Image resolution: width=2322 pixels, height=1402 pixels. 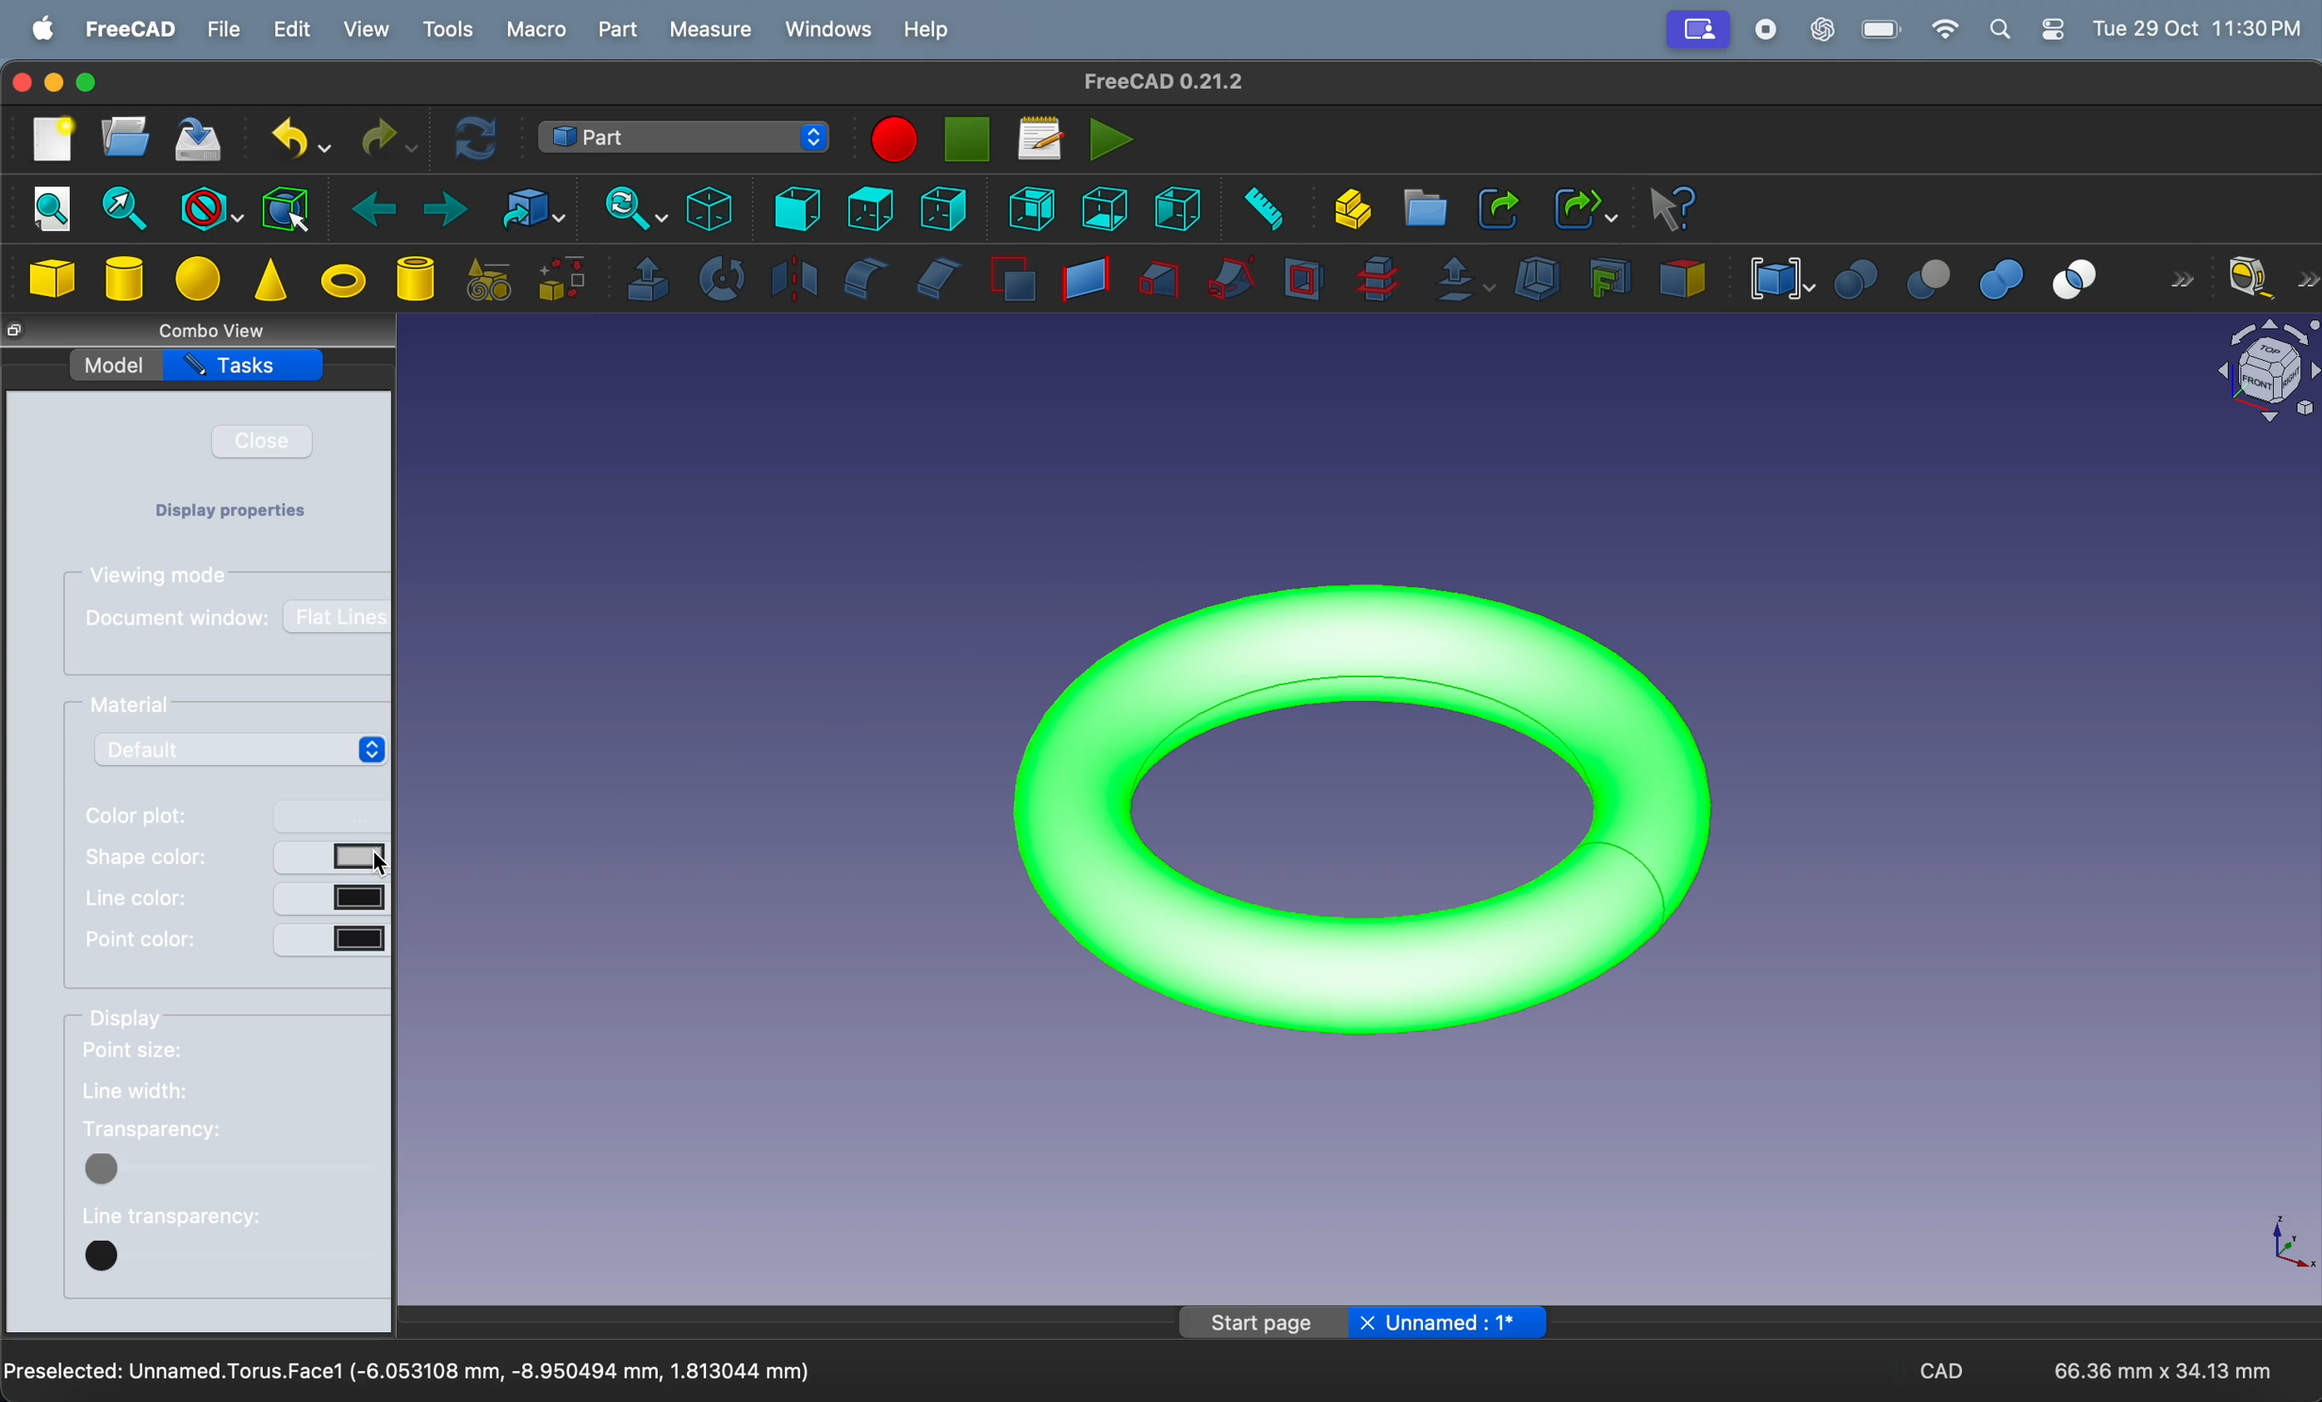 I want to click on shape color, so click(x=146, y=857).